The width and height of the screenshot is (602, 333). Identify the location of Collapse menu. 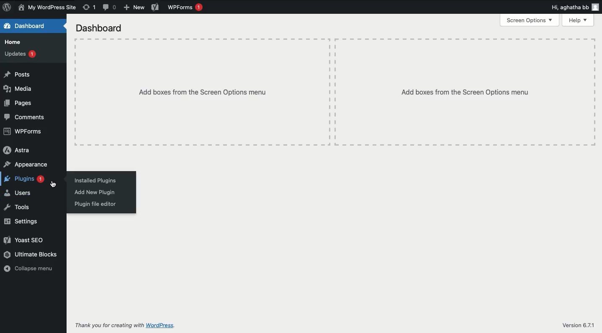
(31, 268).